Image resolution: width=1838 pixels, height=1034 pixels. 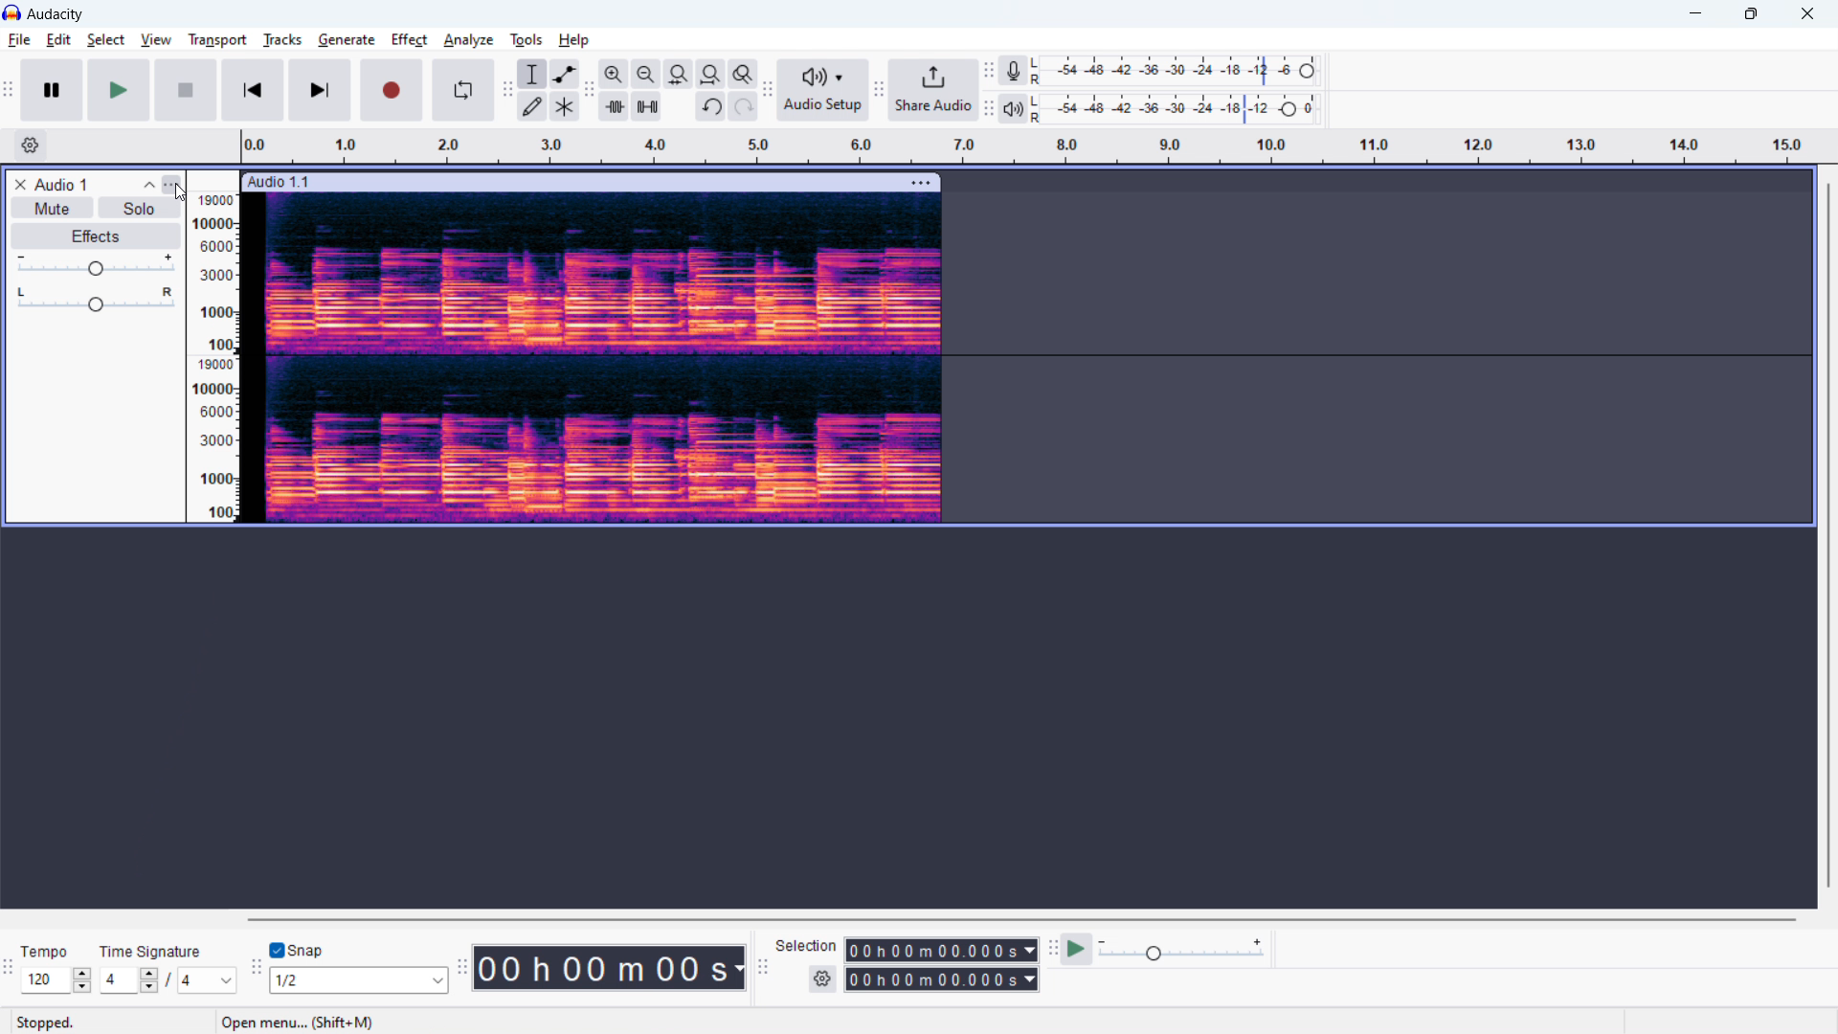 I want to click on view, so click(x=155, y=39).